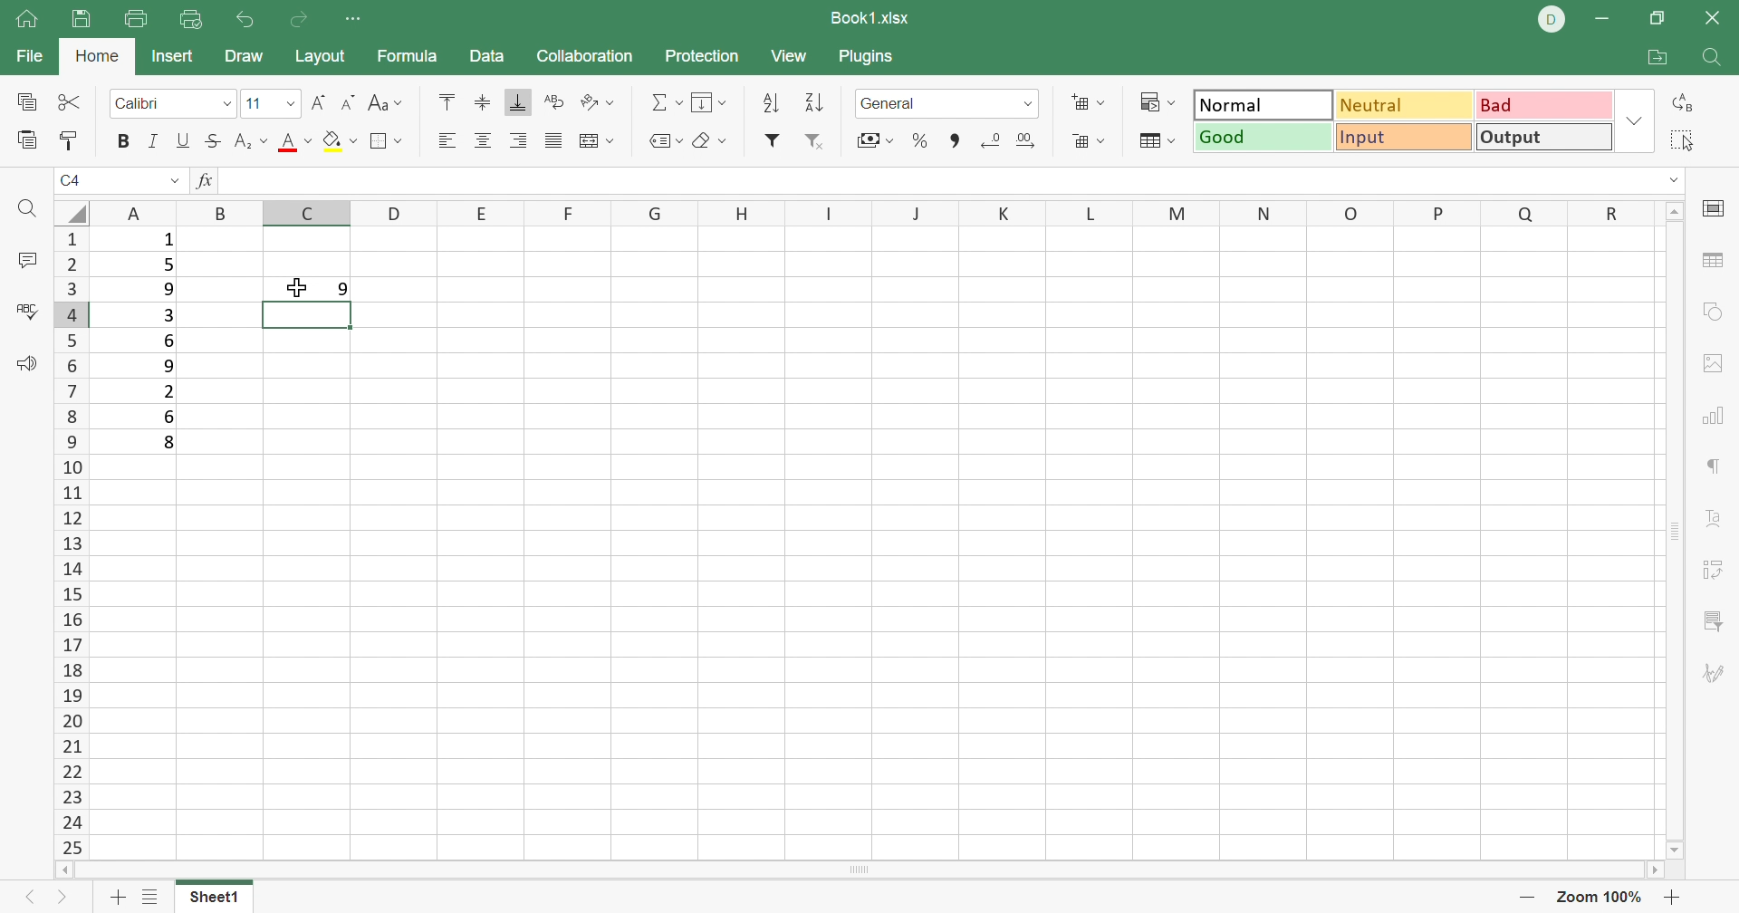 The width and height of the screenshot is (1739, 913). Describe the element at coordinates (170, 417) in the screenshot. I see `6` at that location.